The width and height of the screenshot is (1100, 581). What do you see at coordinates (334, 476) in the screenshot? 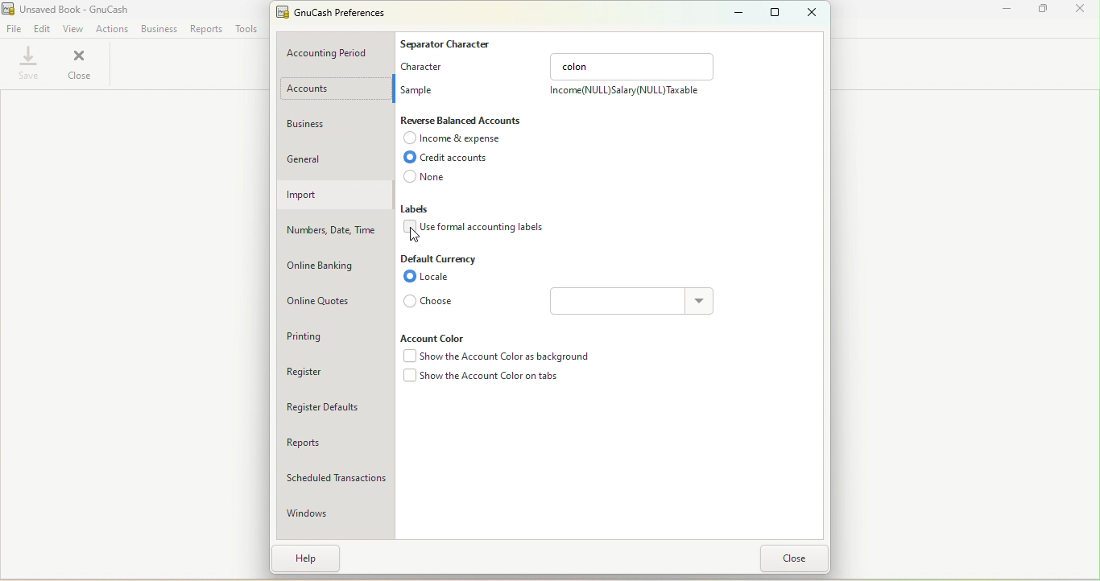
I see `Scheduled transactions` at bounding box center [334, 476].